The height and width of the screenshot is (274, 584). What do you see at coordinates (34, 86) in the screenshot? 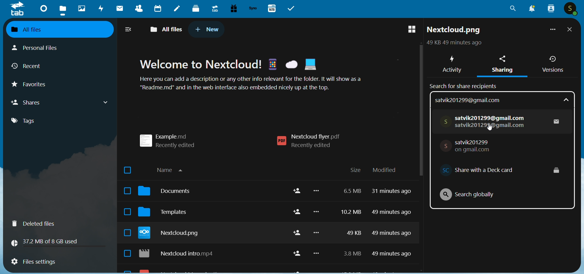
I see `favorites` at bounding box center [34, 86].